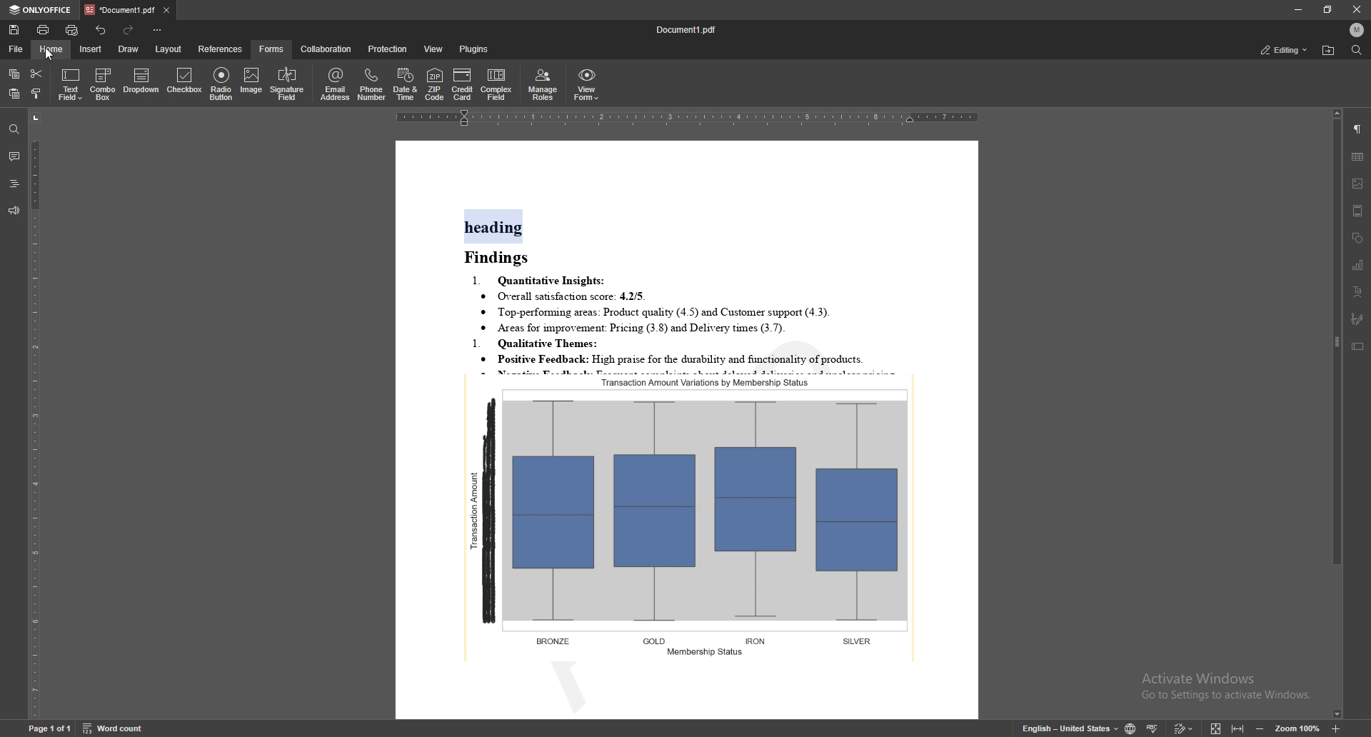 The image size is (1371, 737). Describe the element at coordinates (1357, 320) in the screenshot. I see `signature field` at that location.